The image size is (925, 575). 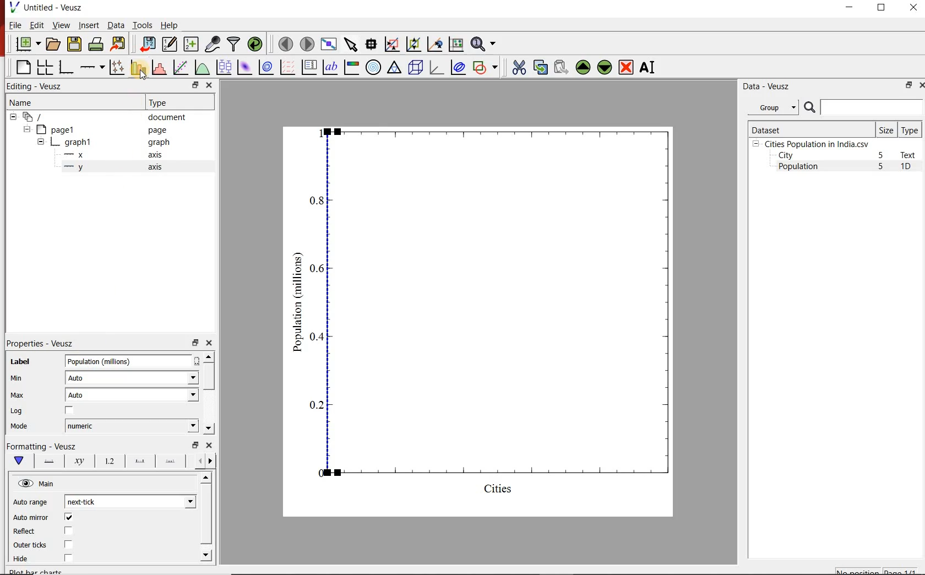 I want to click on check/uncheck, so click(x=69, y=410).